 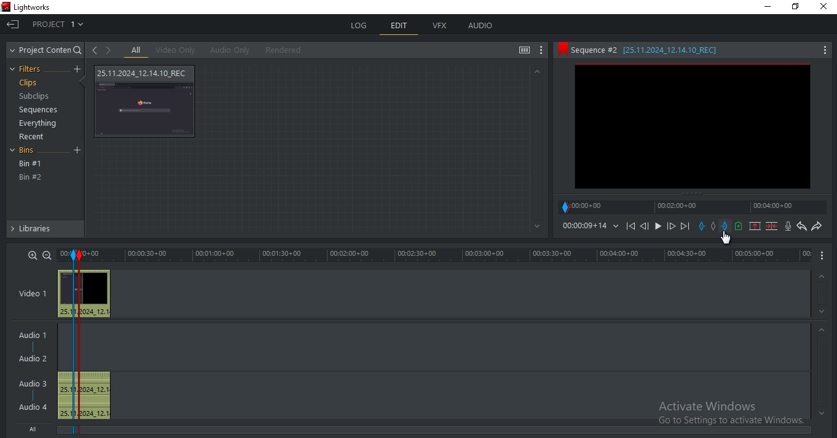 What do you see at coordinates (726, 238) in the screenshot?
I see `Cursor` at bounding box center [726, 238].